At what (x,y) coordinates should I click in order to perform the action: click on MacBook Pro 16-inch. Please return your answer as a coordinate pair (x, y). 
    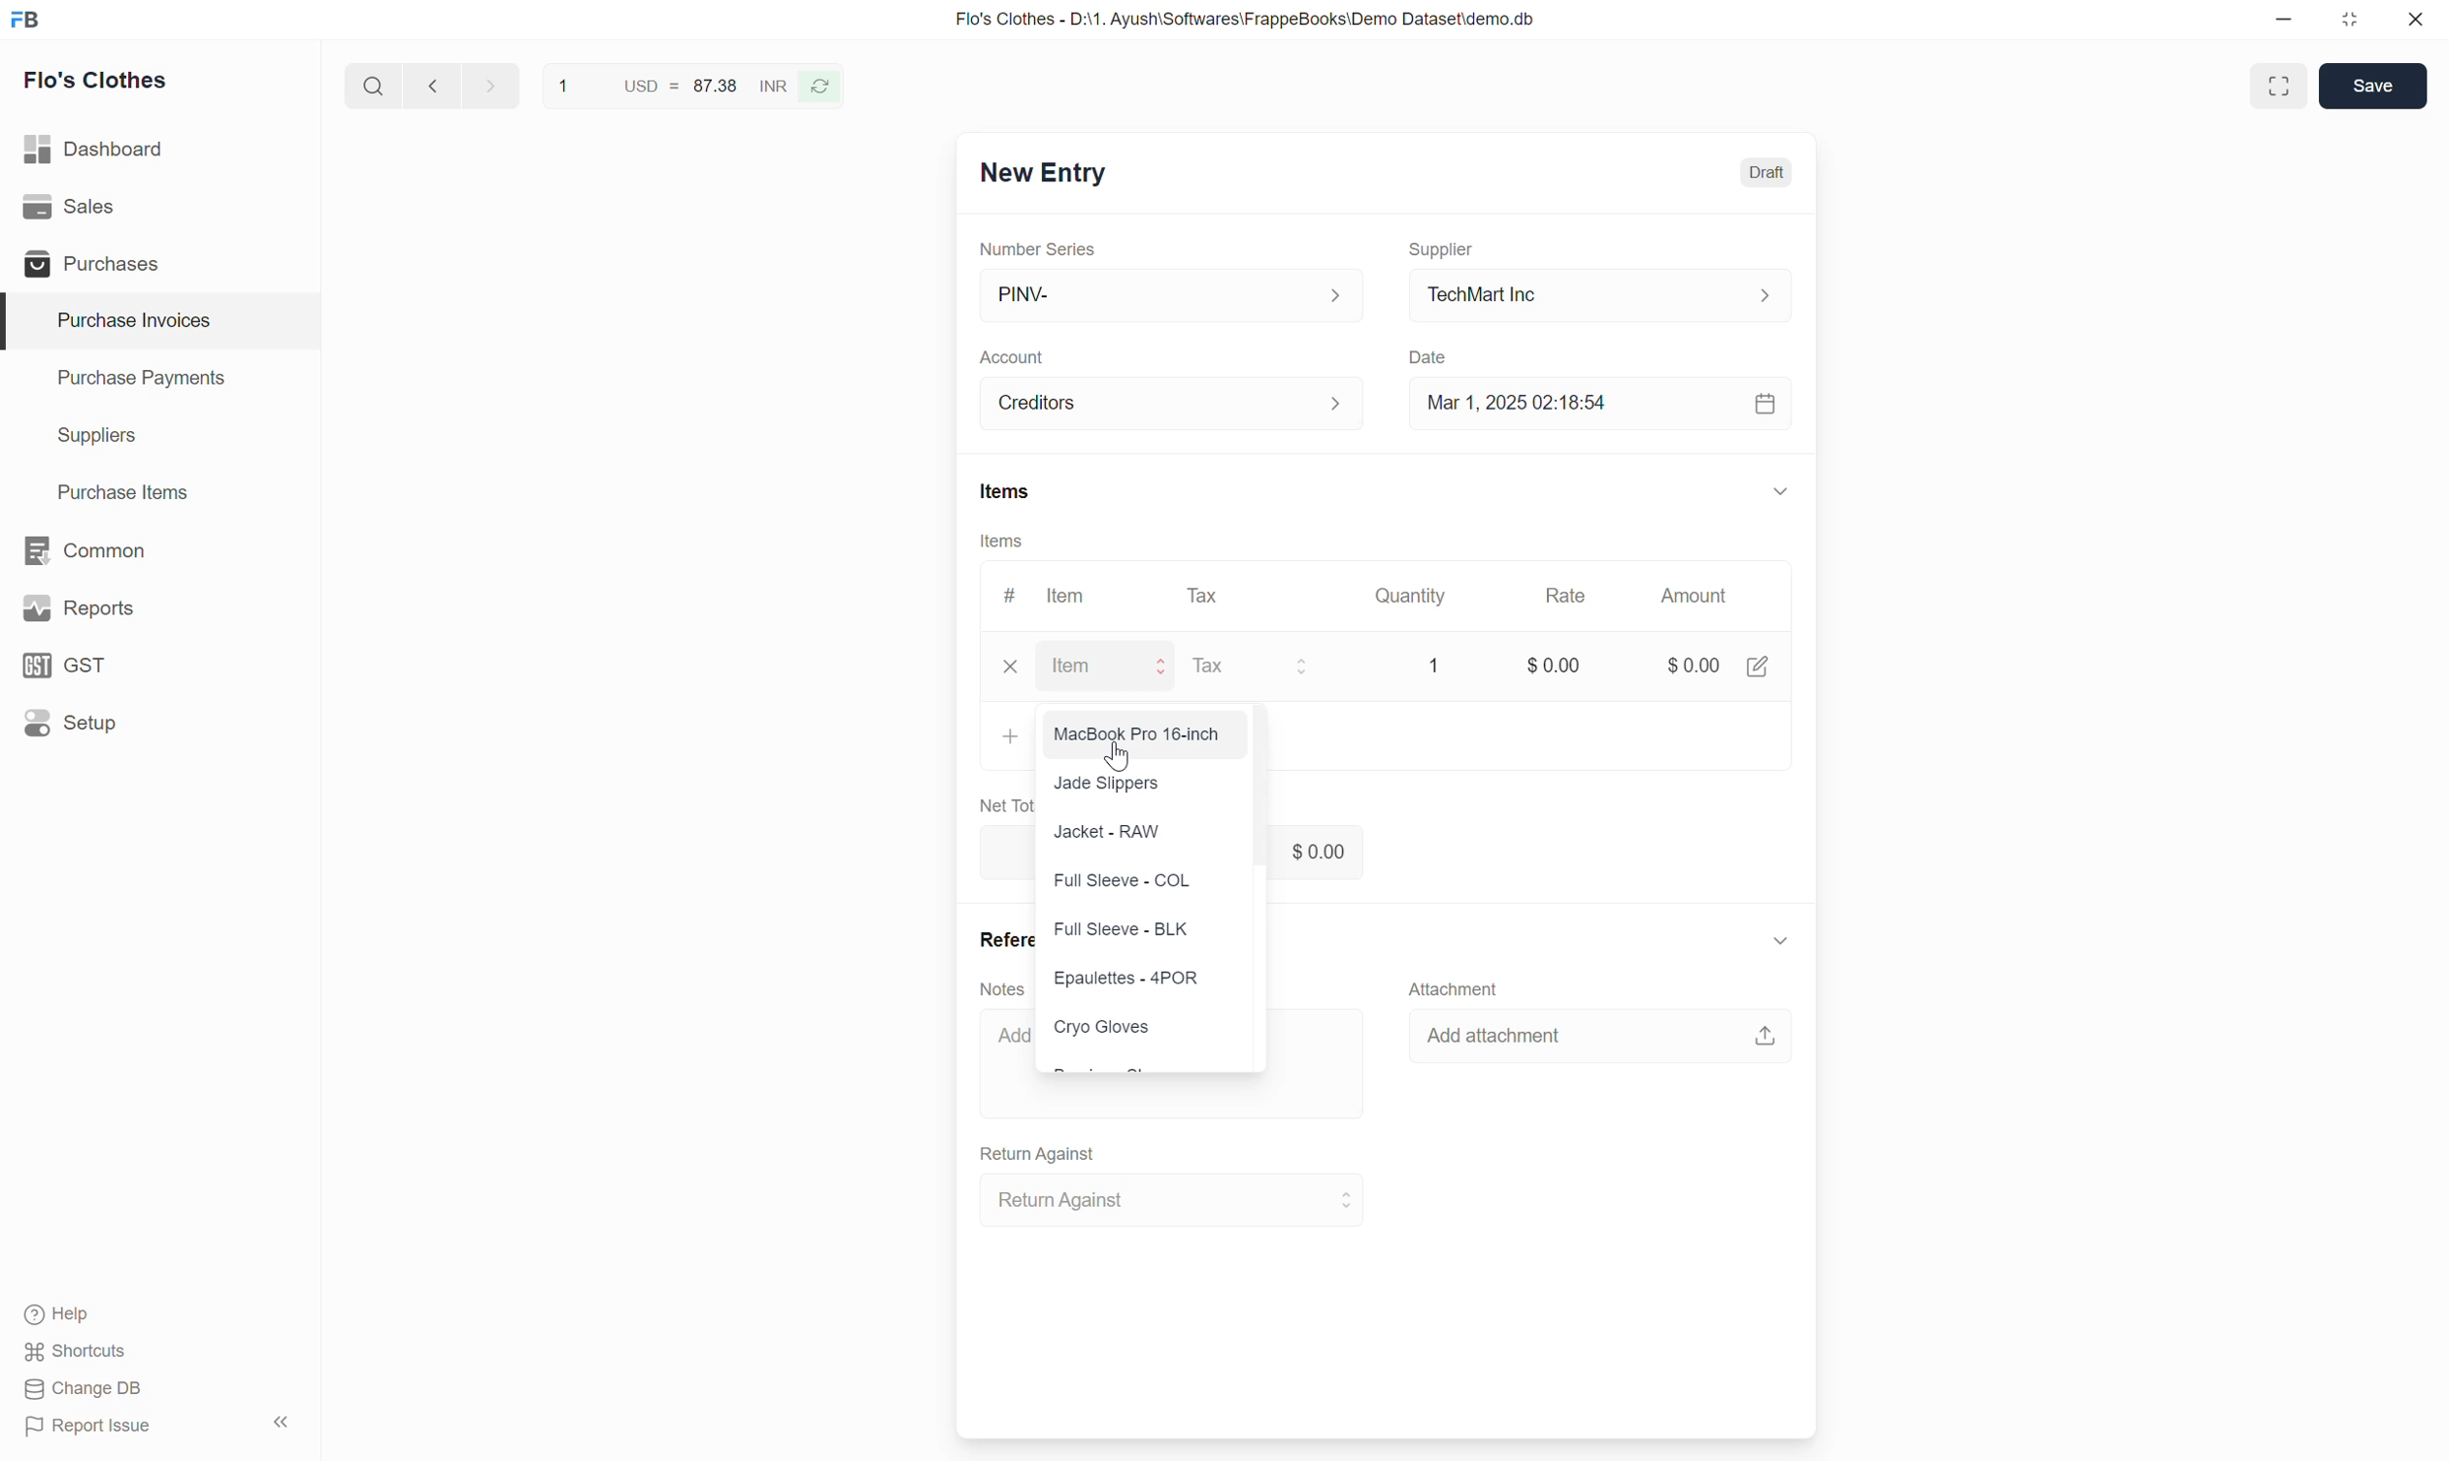
    Looking at the image, I should click on (1139, 732).